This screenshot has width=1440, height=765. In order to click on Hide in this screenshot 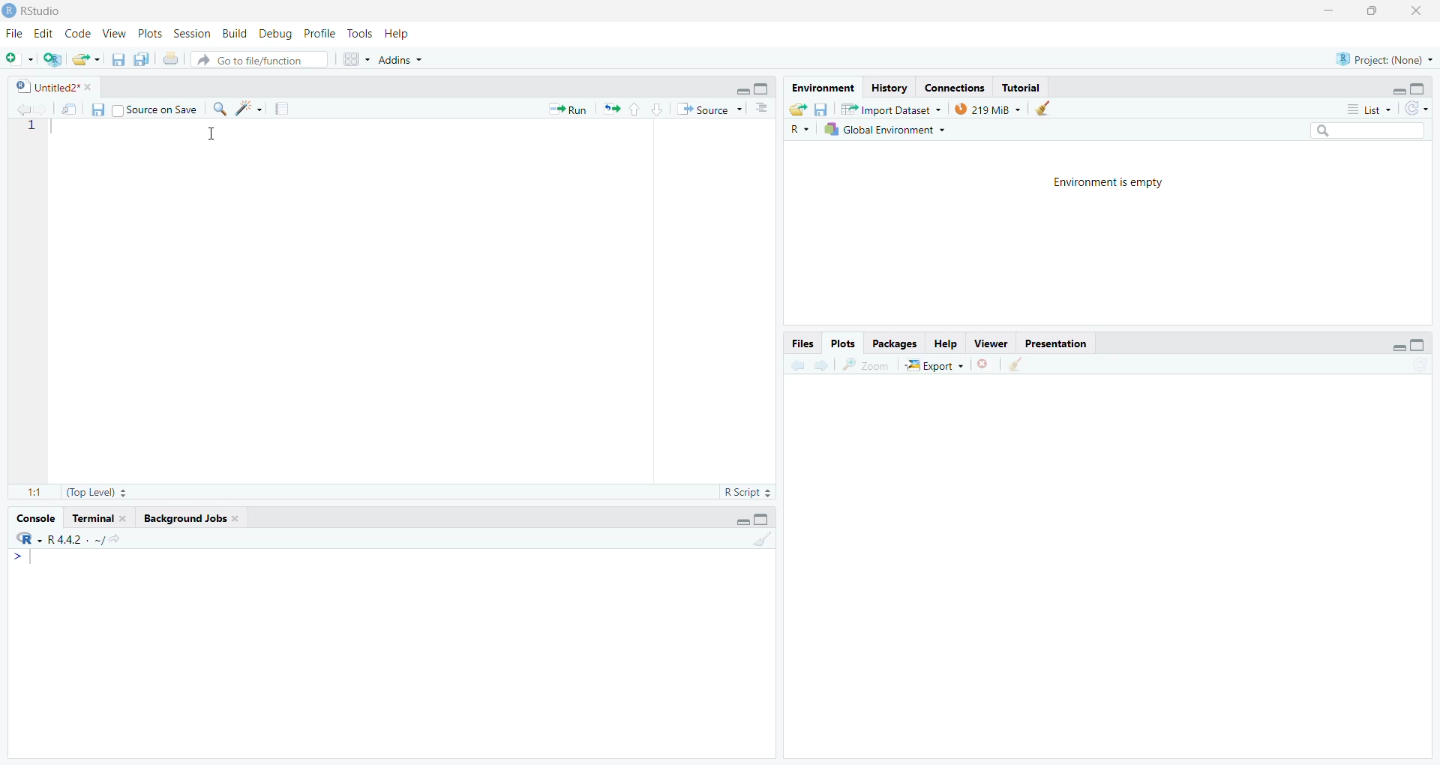, I will do `click(741, 88)`.